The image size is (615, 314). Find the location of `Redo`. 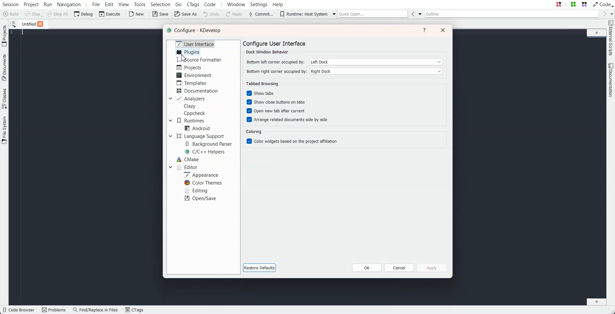

Redo is located at coordinates (234, 14).